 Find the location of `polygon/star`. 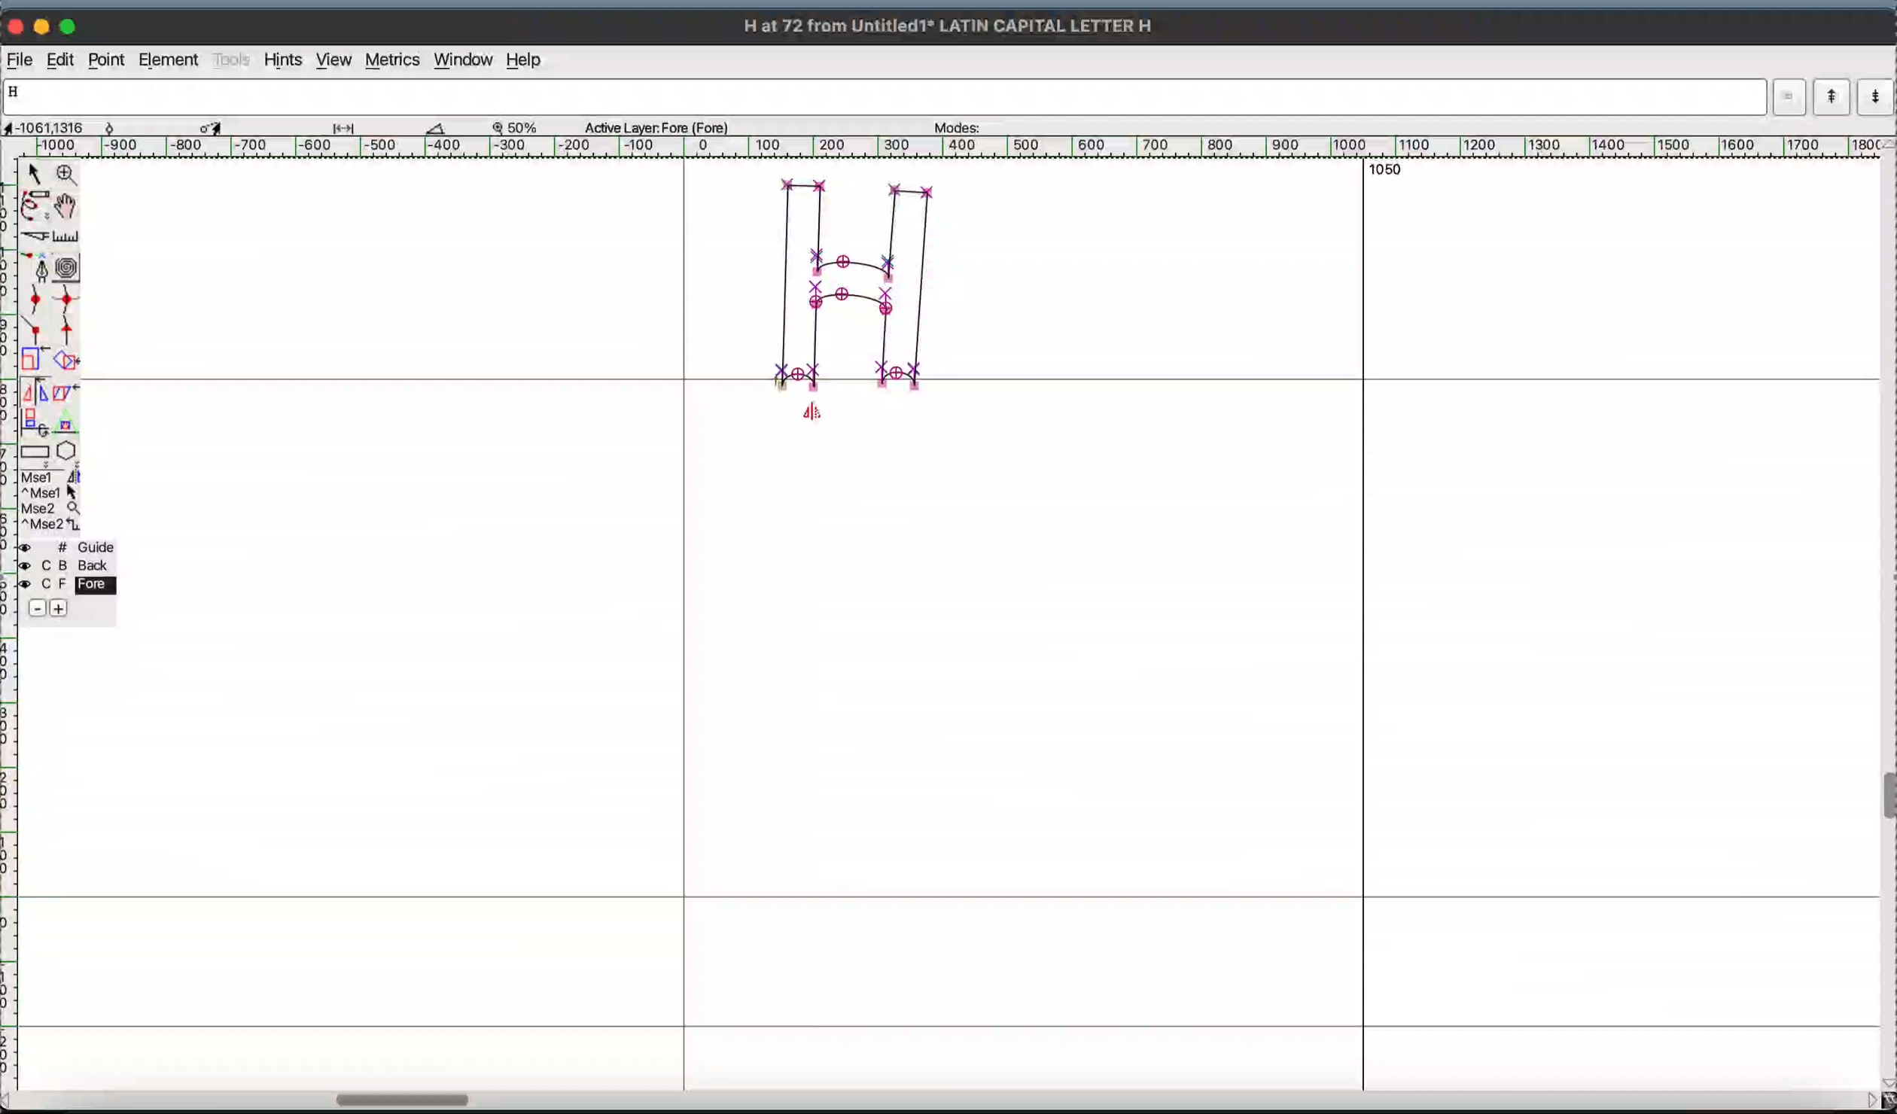

polygon/star is located at coordinates (67, 451).